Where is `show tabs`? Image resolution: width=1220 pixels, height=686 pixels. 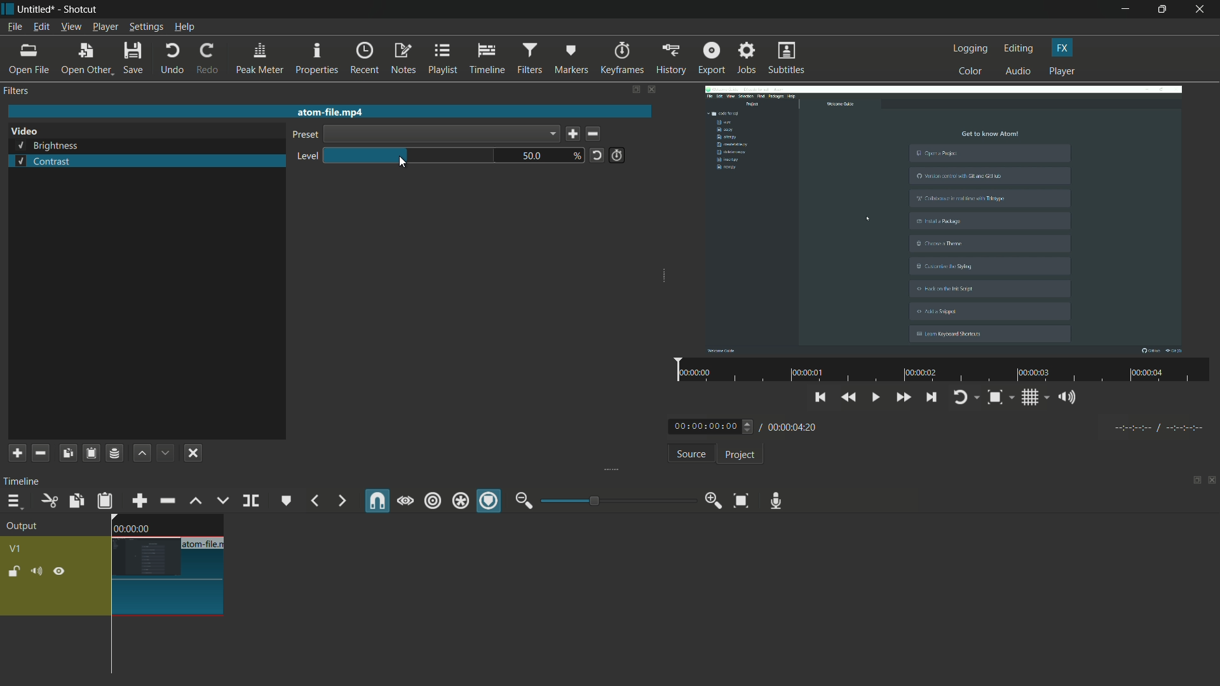
show tabs is located at coordinates (635, 90).